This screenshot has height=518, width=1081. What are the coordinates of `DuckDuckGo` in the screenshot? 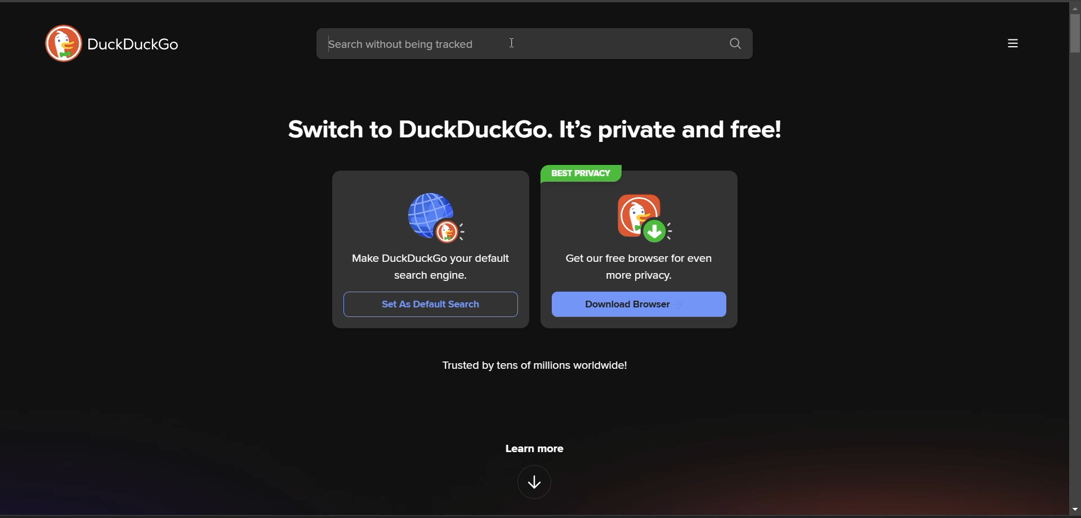 It's located at (132, 44).